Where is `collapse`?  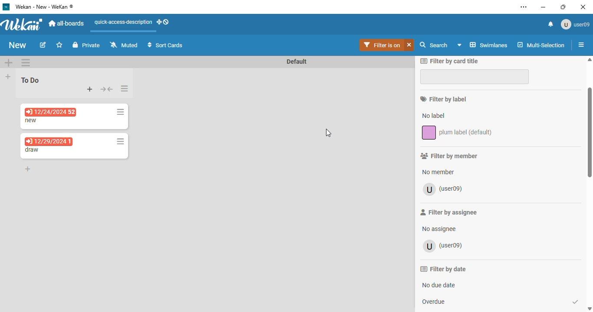
collapse is located at coordinates (107, 89).